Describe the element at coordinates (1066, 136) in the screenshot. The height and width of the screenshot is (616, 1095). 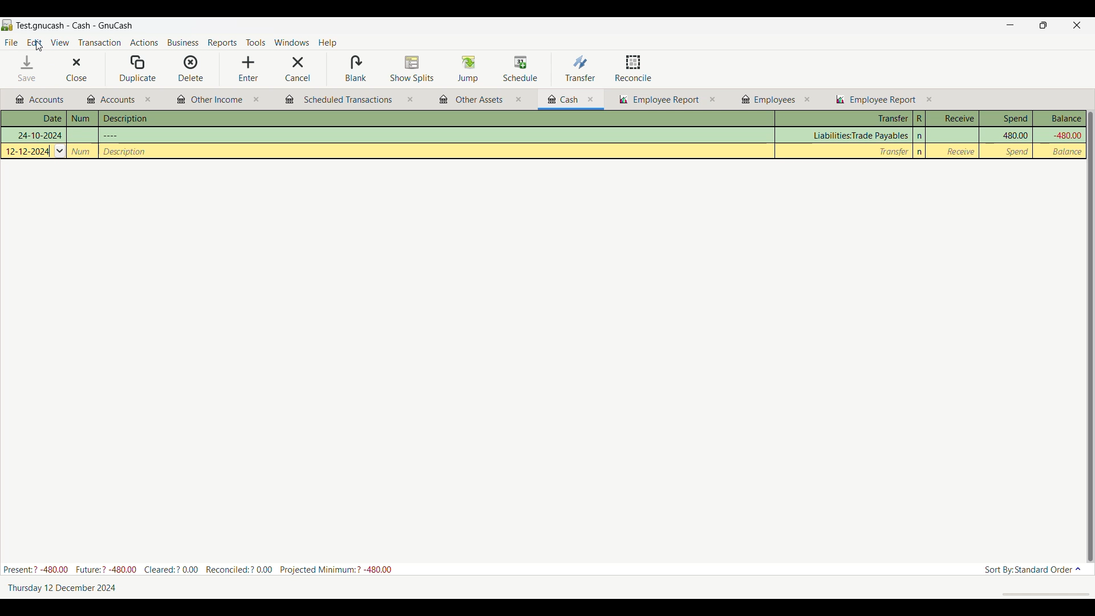
I see `Balance column` at that location.